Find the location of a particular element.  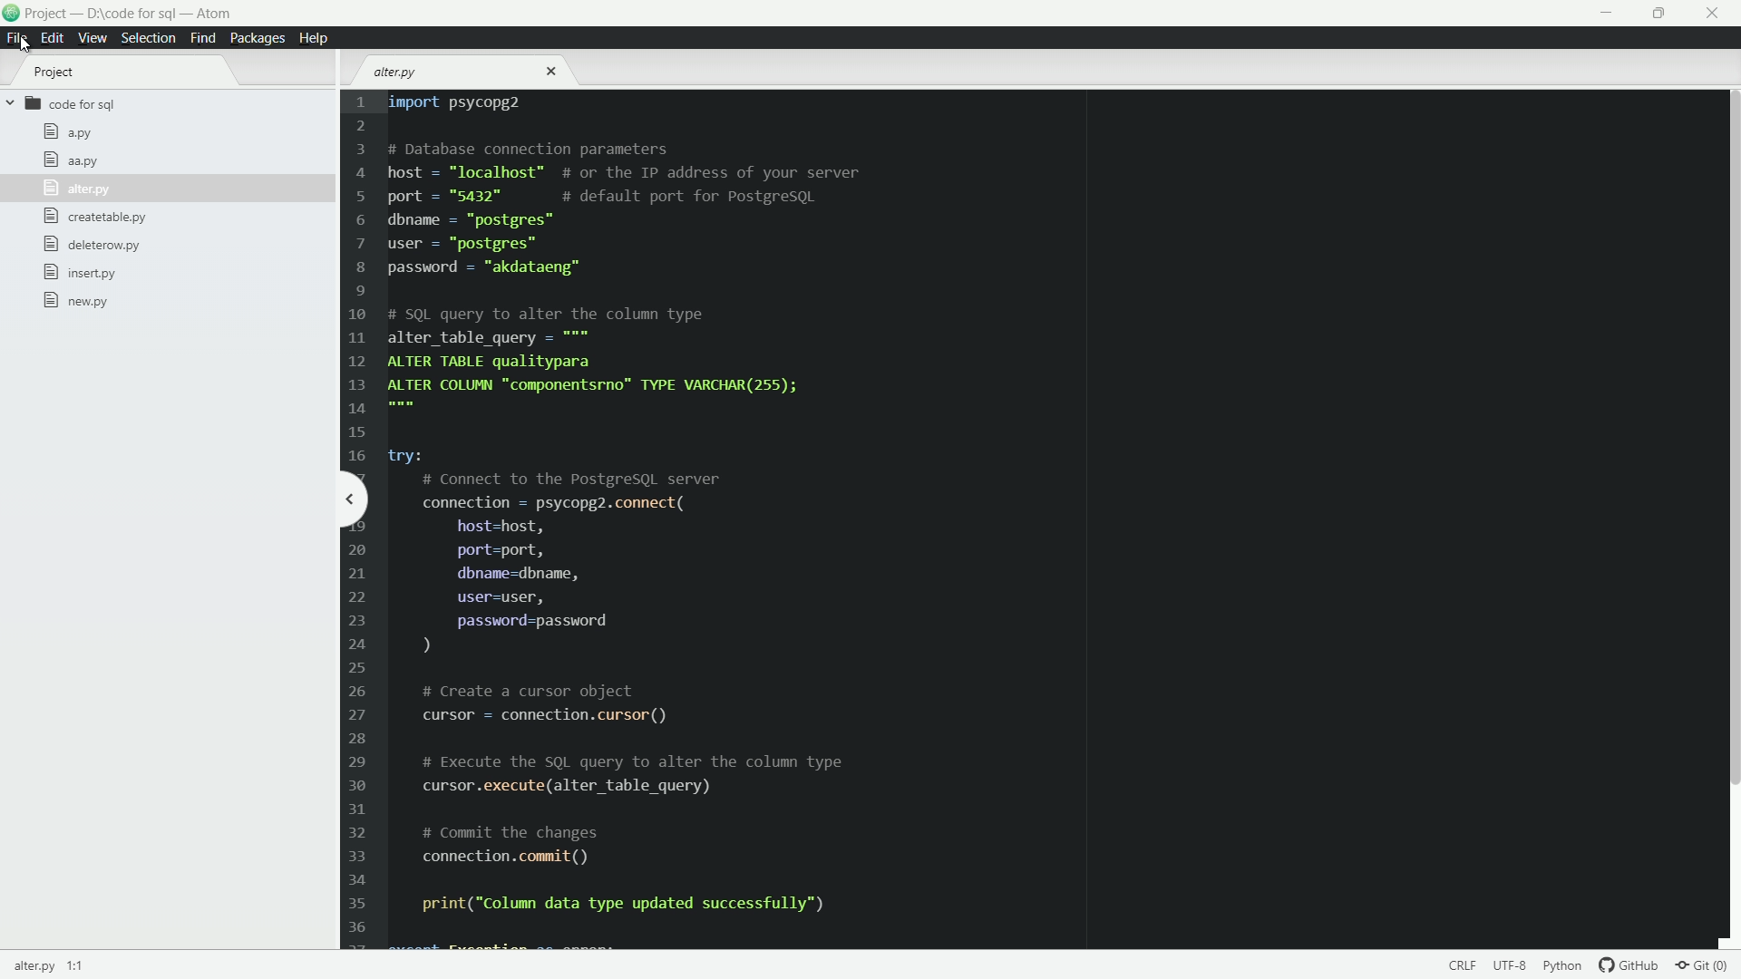

edit menu is located at coordinates (53, 38).